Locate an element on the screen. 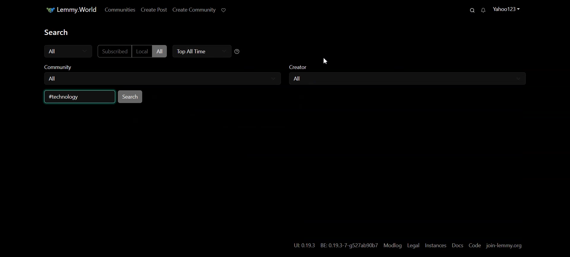 The height and width of the screenshot is (257, 570). Account is located at coordinates (506, 9).